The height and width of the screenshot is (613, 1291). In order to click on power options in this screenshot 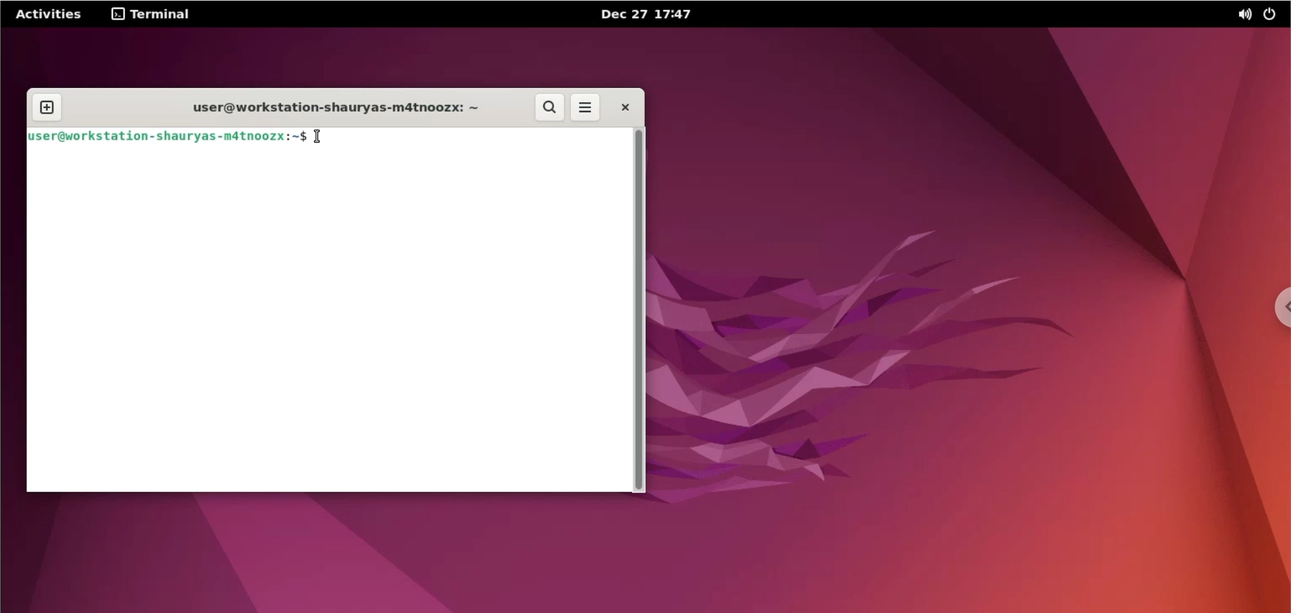, I will do `click(1273, 13)`.